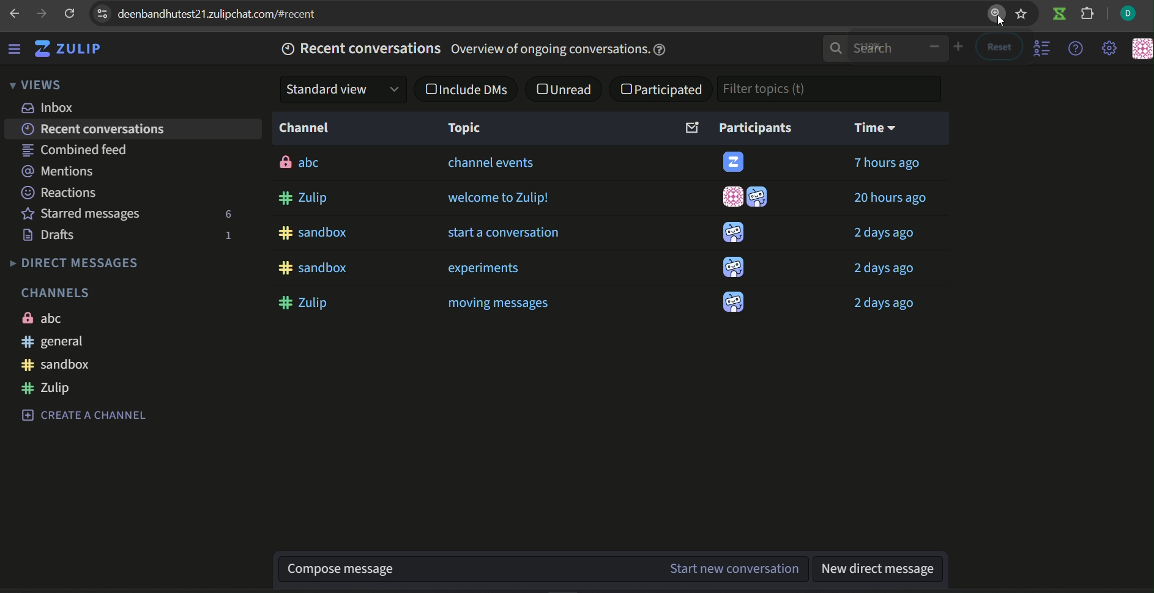 The width and height of the screenshot is (1154, 593). I want to click on search bar, so click(868, 49).